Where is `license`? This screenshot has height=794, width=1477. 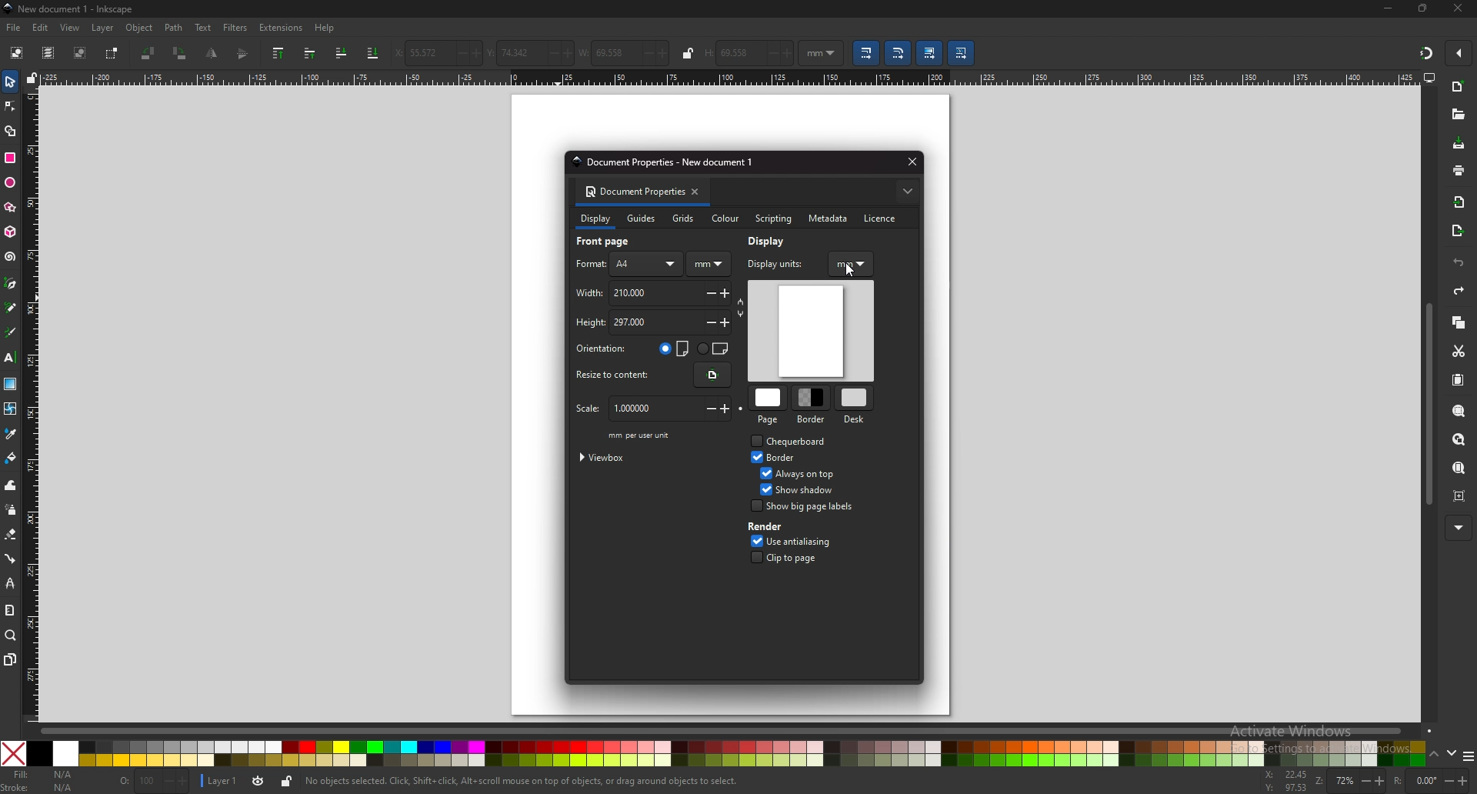 license is located at coordinates (884, 218).